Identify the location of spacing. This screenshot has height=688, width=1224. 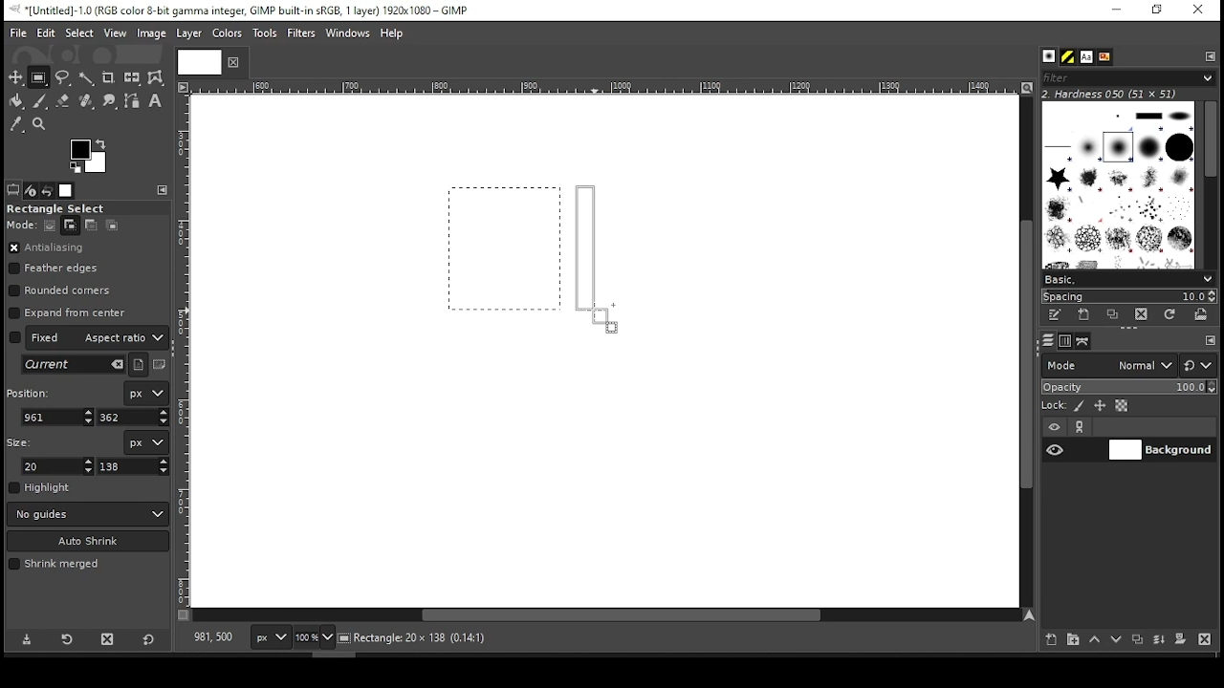
(1128, 296).